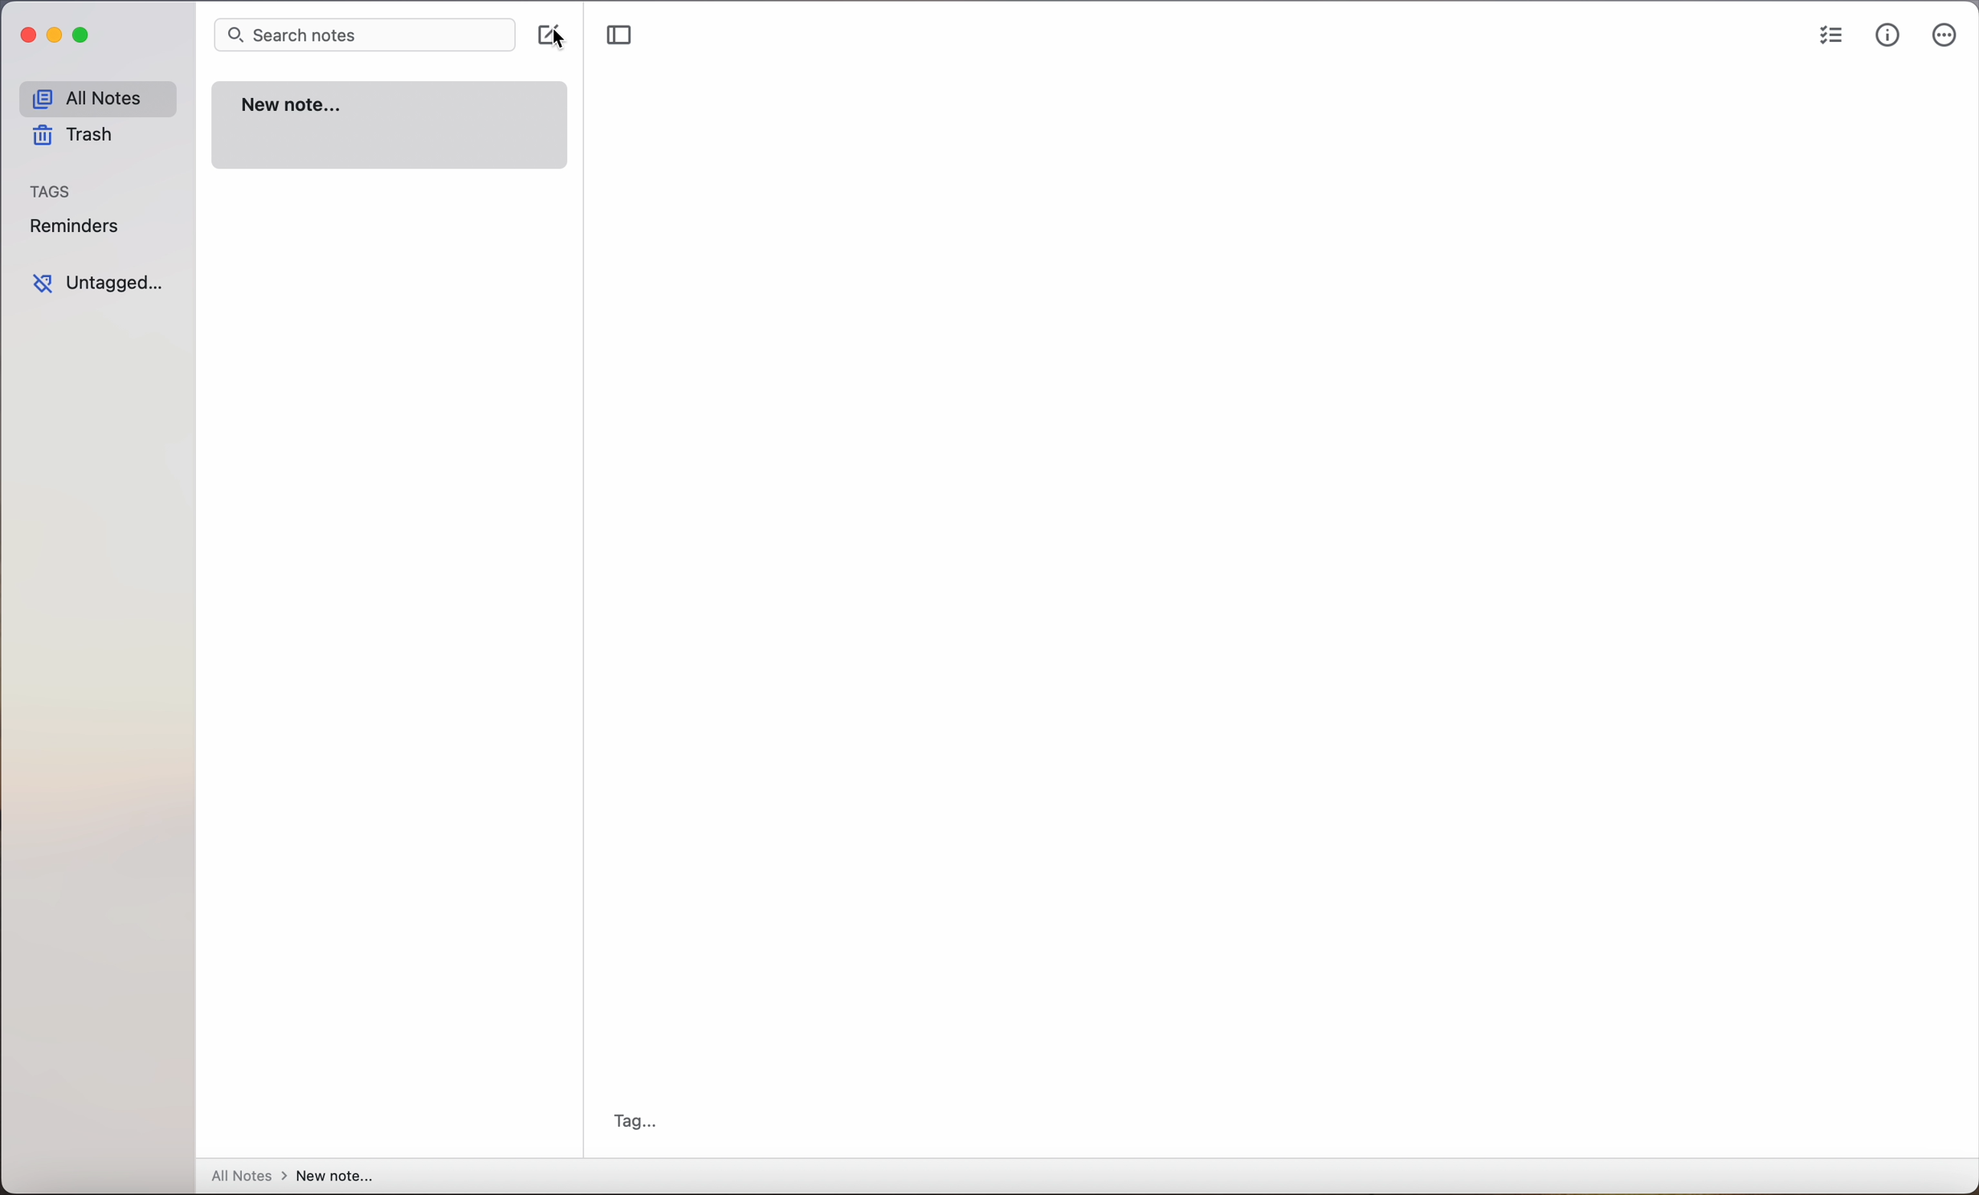 The image size is (1979, 1195). Describe the element at coordinates (623, 35) in the screenshot. I see `toggle sidebar` at that location.